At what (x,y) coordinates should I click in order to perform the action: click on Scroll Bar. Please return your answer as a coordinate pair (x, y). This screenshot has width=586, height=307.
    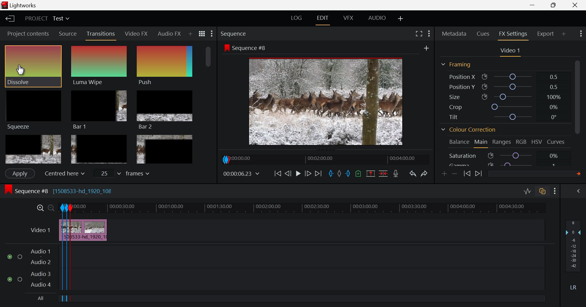
    Looking at the image, I should click on (580, 110).